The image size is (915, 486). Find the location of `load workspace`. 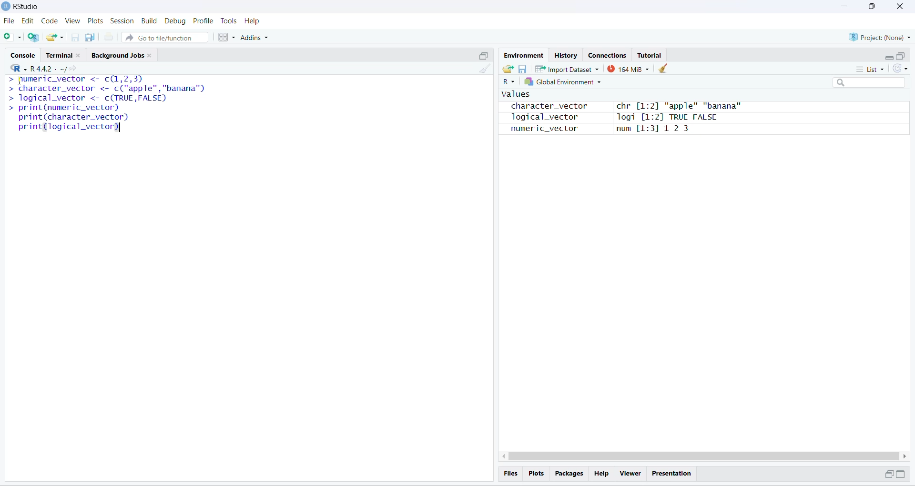

load workspace is located at coordinates (507, 68).